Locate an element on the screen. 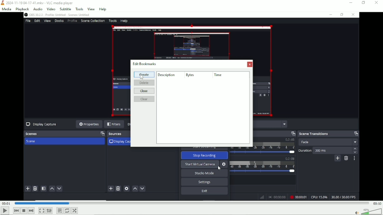 The height and width of the screenshot is (215, 383). Audio is located at coordinates (37, 9).